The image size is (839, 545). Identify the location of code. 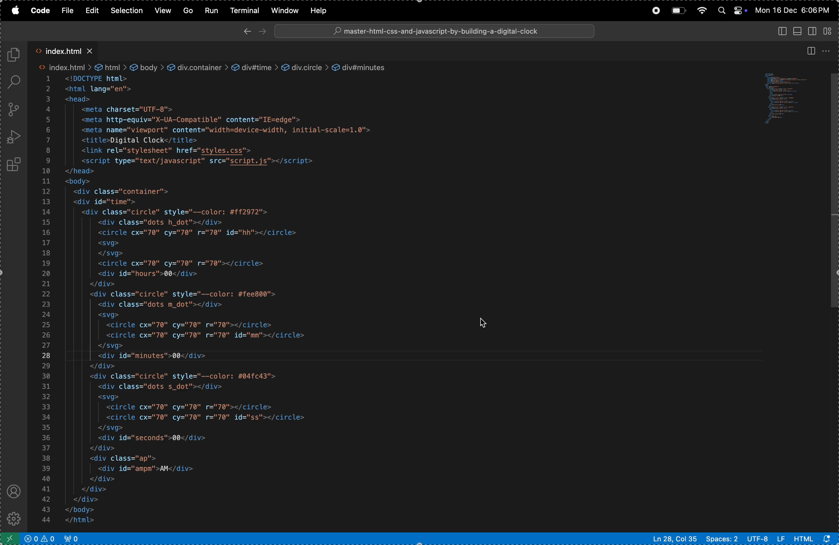
(40, 11).